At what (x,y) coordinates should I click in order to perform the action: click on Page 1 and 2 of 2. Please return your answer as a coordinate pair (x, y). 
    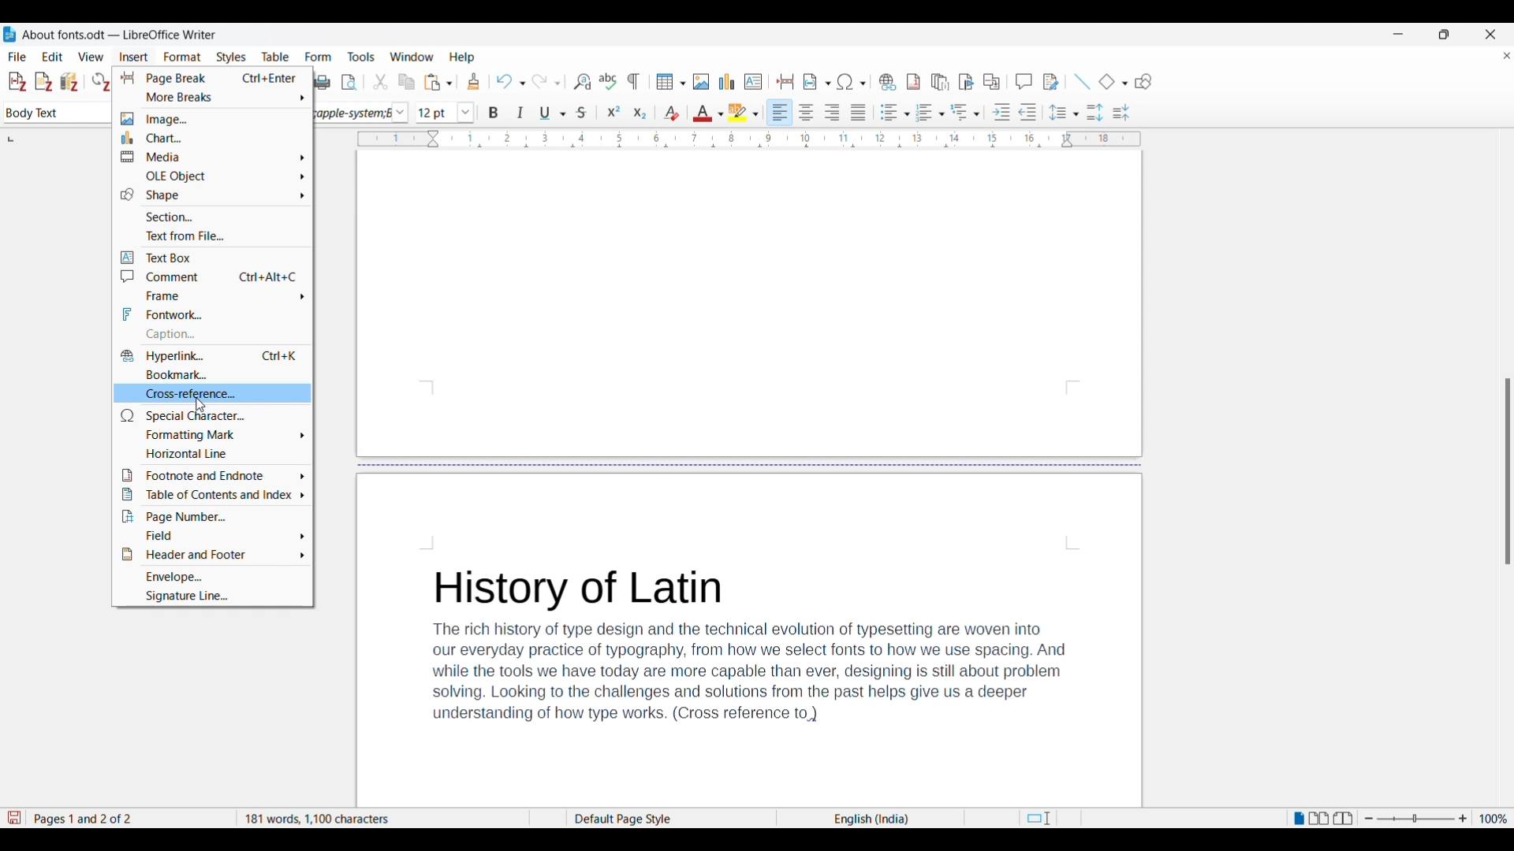
    Looking at the image, I should click on (129, 818).